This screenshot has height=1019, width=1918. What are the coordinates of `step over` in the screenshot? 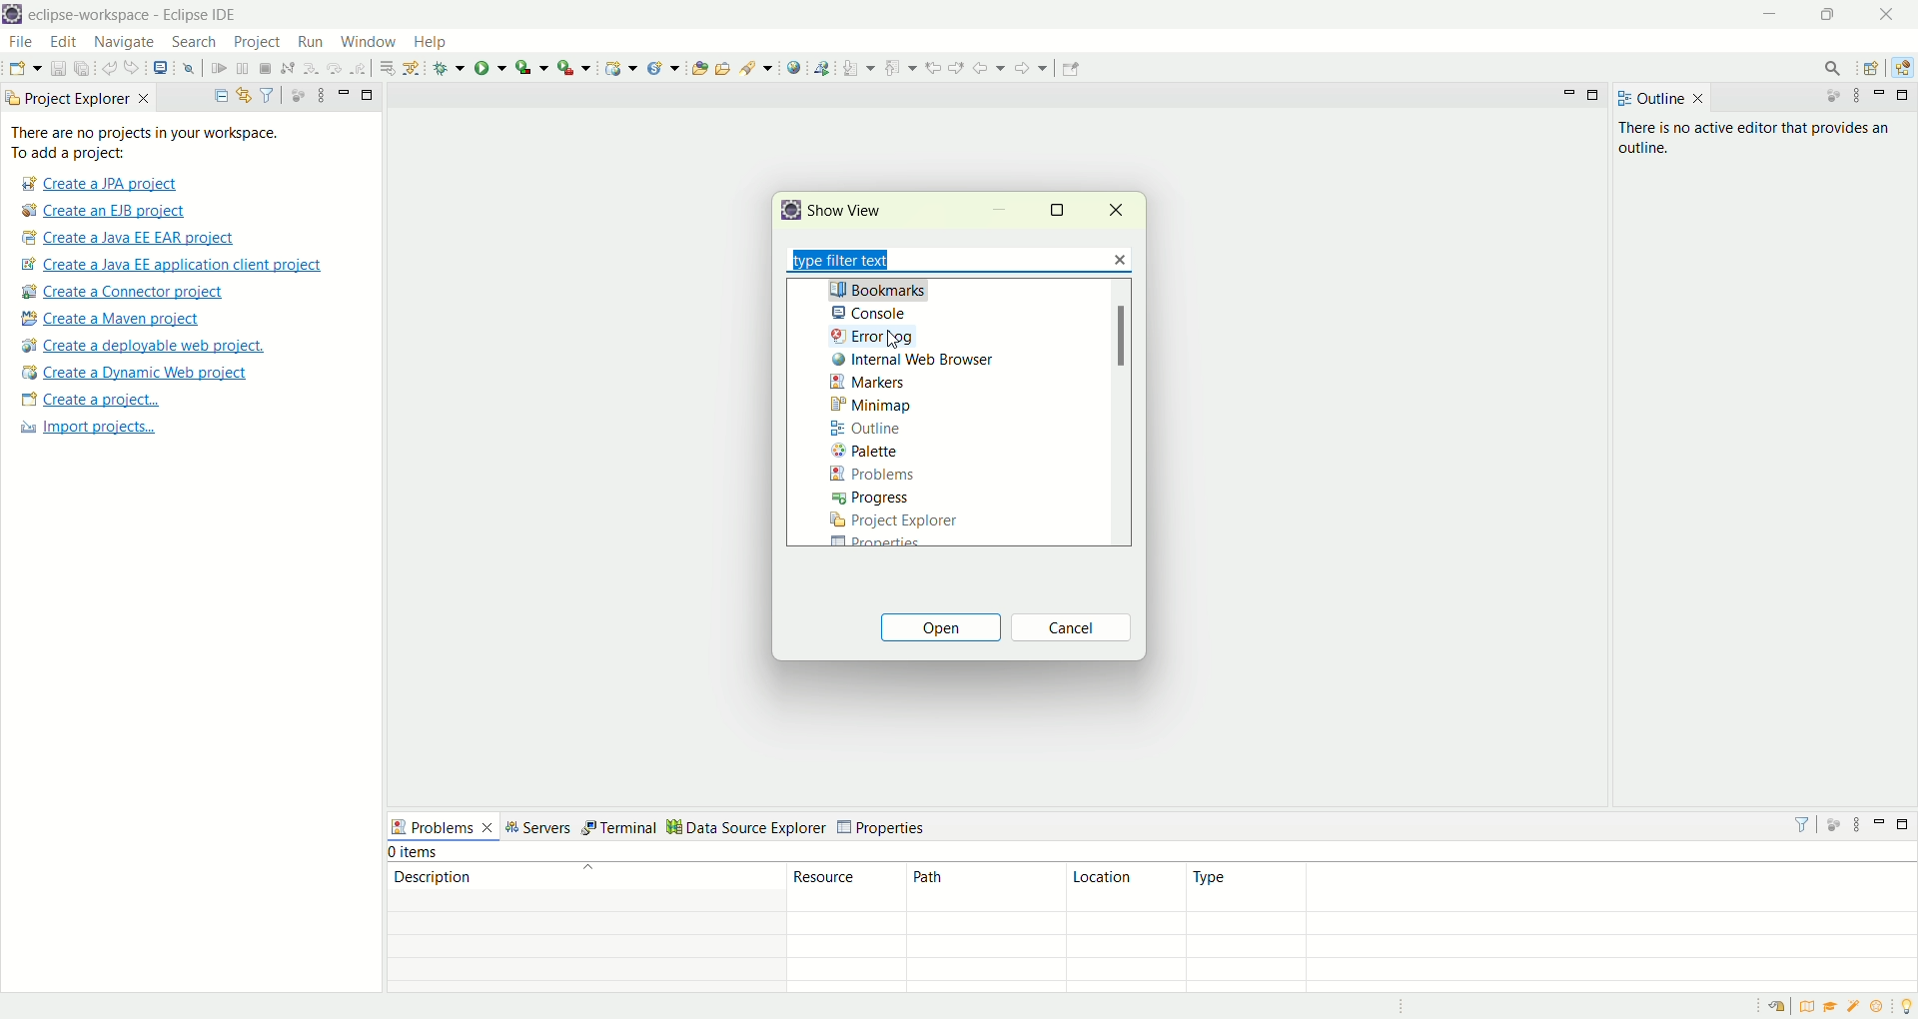 It's located at (332, 69).